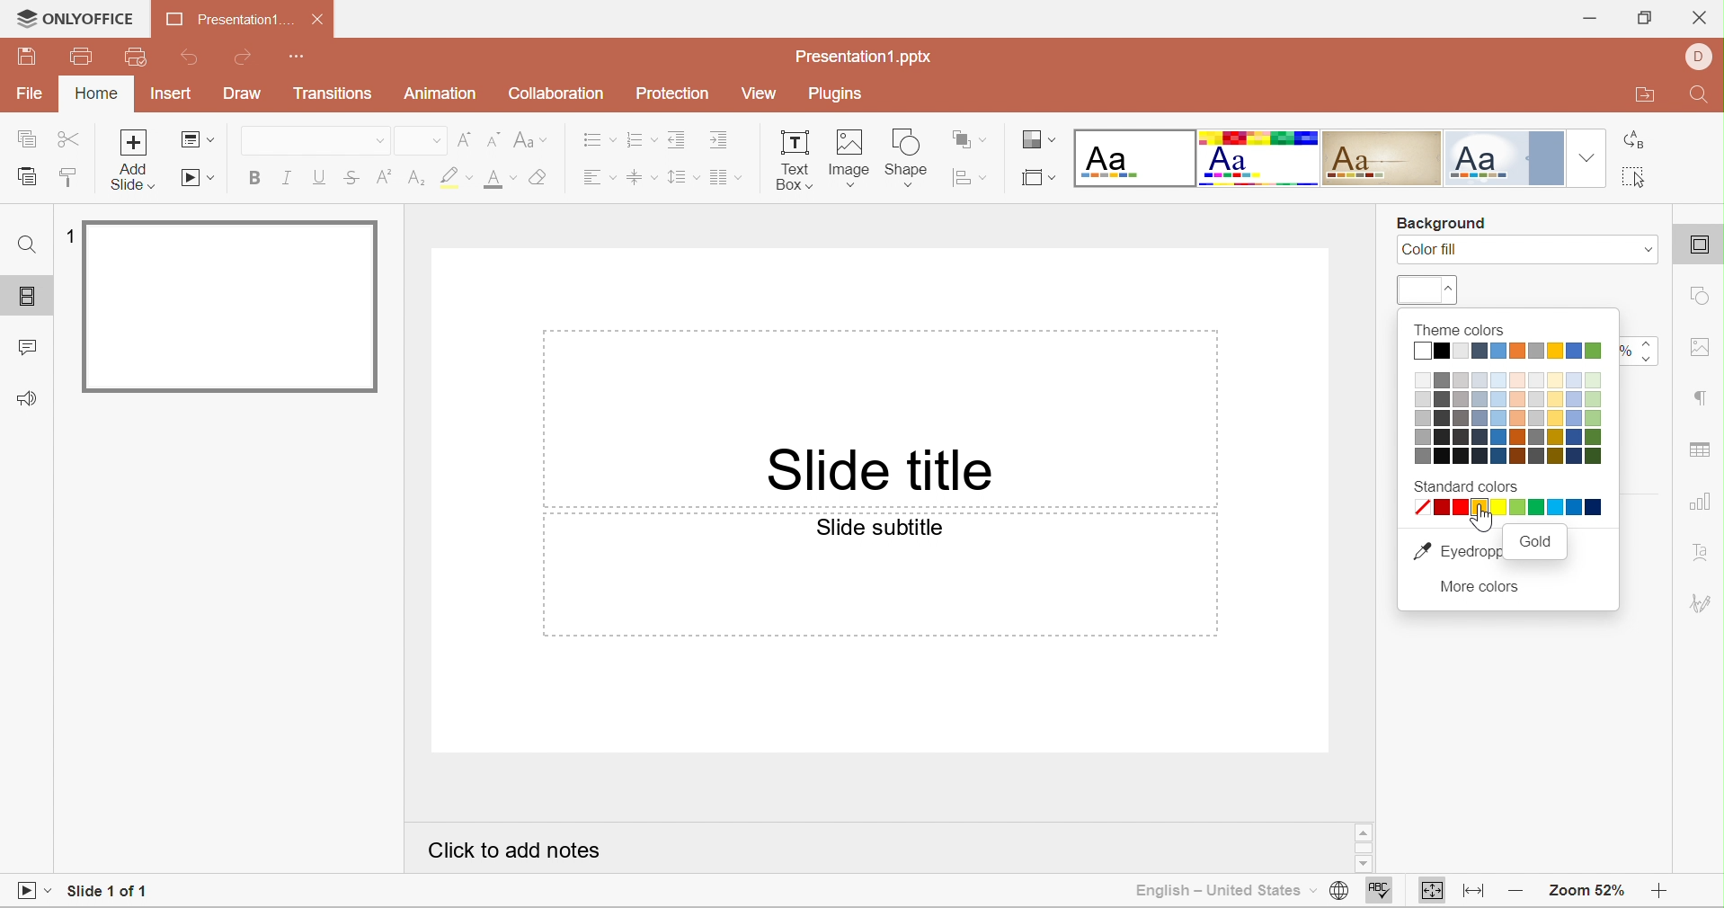 The height and width of the screenshot is (908, 1724). I want to click on Cut, so click(69, 143).